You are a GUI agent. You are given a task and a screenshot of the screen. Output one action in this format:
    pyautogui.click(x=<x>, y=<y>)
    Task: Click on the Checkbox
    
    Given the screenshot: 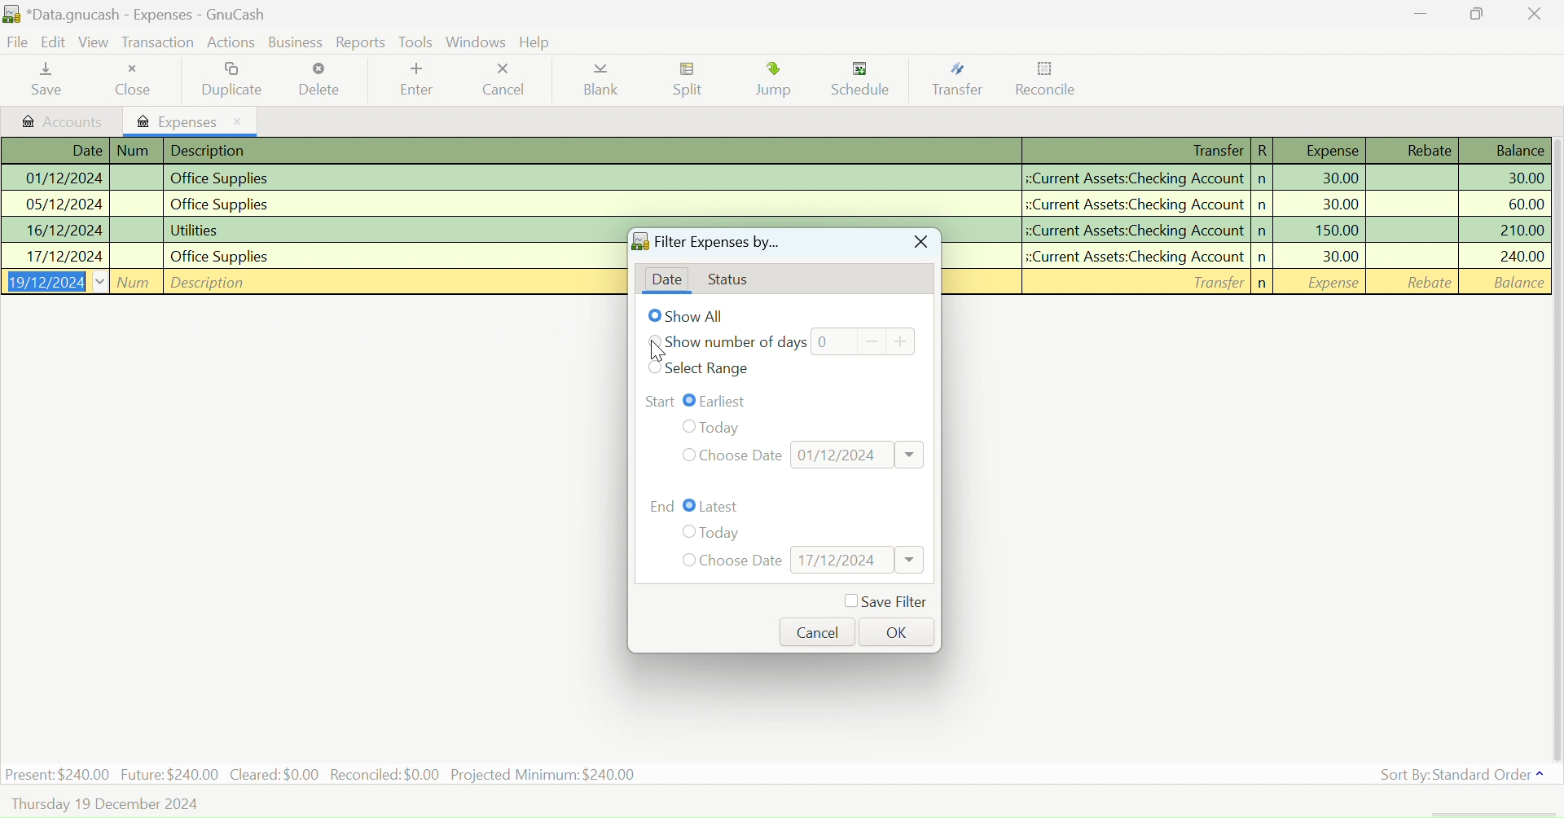 What is the action you would take?
    pyautogui.click(x=690, y=400)
    